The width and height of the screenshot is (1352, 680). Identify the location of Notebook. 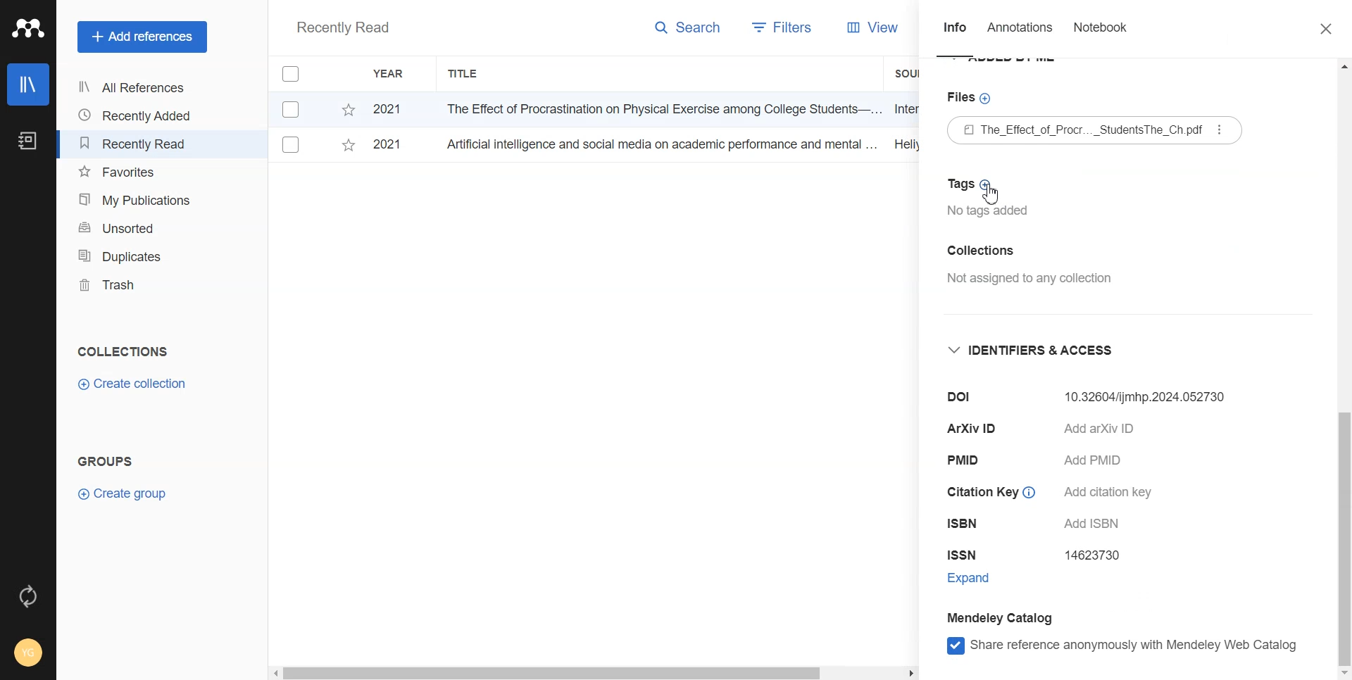
(26, 141).